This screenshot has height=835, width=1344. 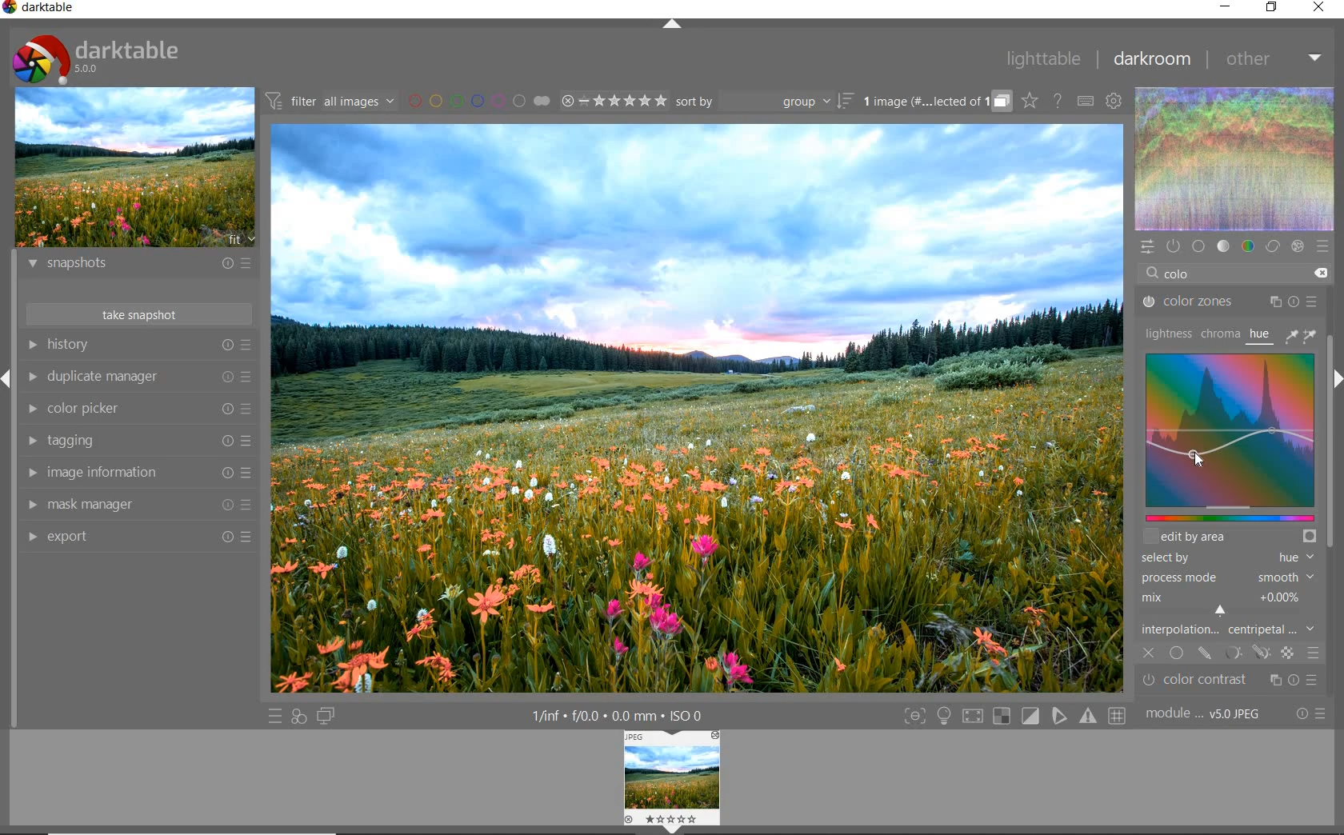 I want to click on enable online help, so click(x=1058, y=102).